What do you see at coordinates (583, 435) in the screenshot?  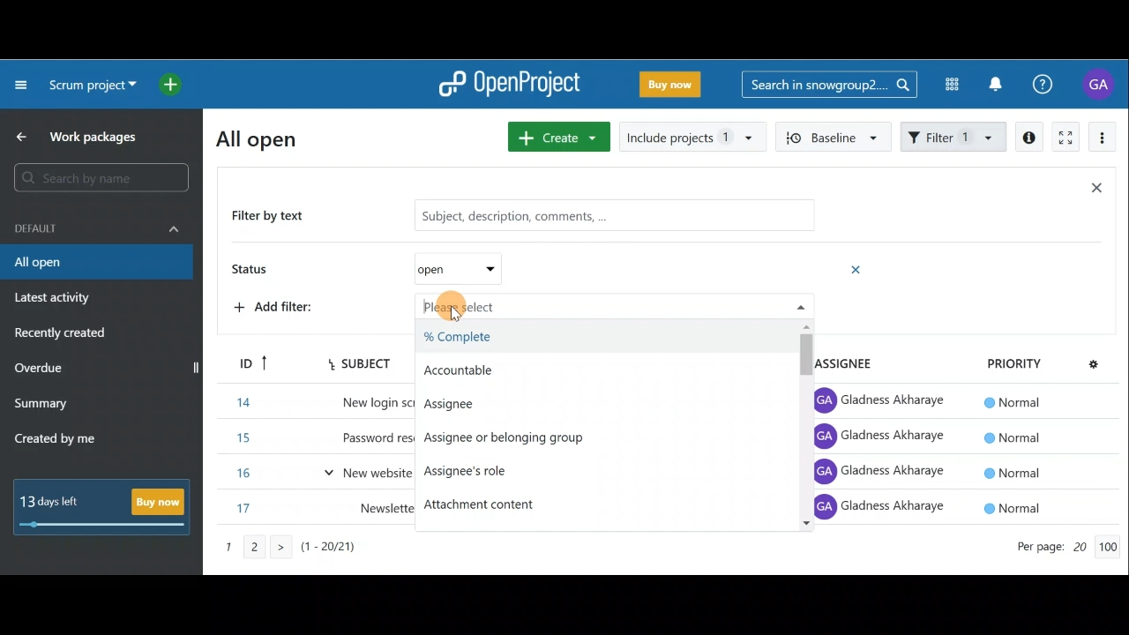 I see `Assignee or belonging group` at bounding box center [583, 435].